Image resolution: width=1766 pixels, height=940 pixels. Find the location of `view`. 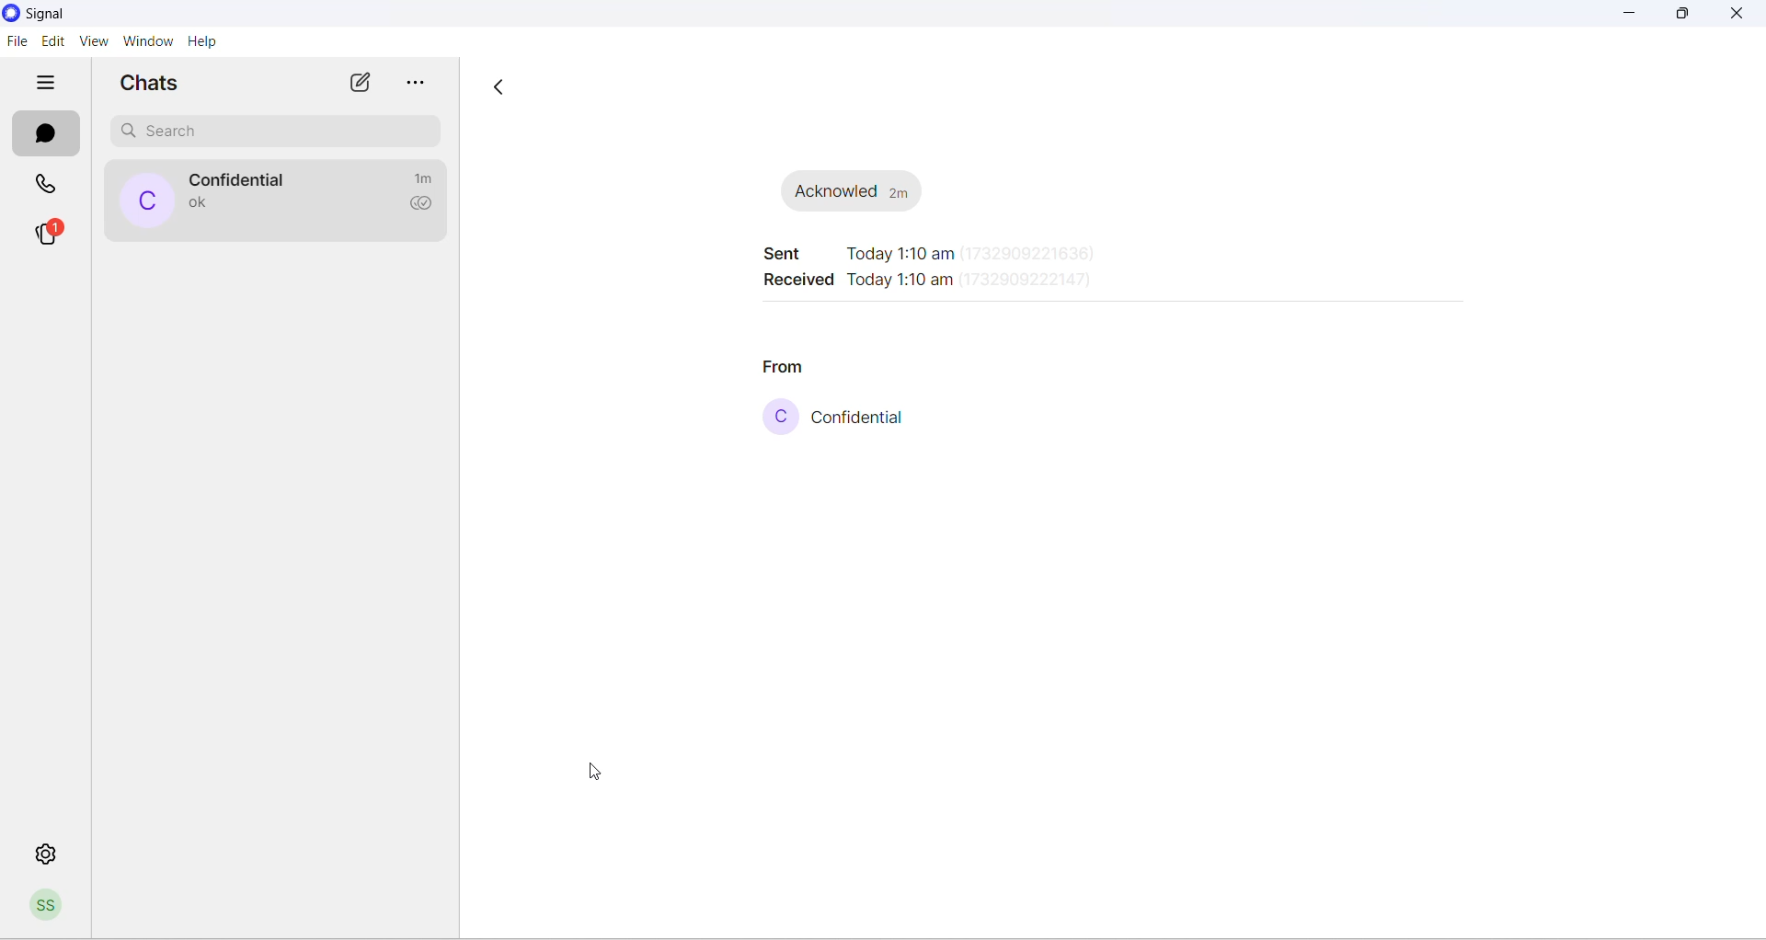

view is located at coordinates (91, 41).